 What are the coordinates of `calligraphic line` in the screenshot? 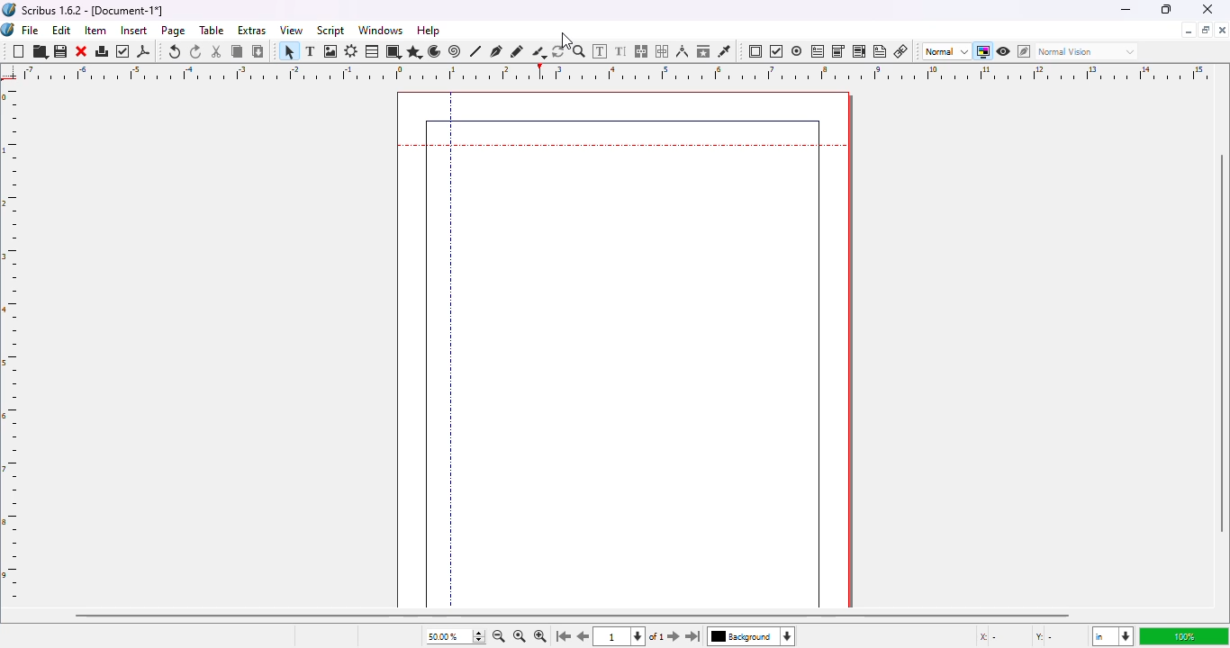 It's located at (538, 52).